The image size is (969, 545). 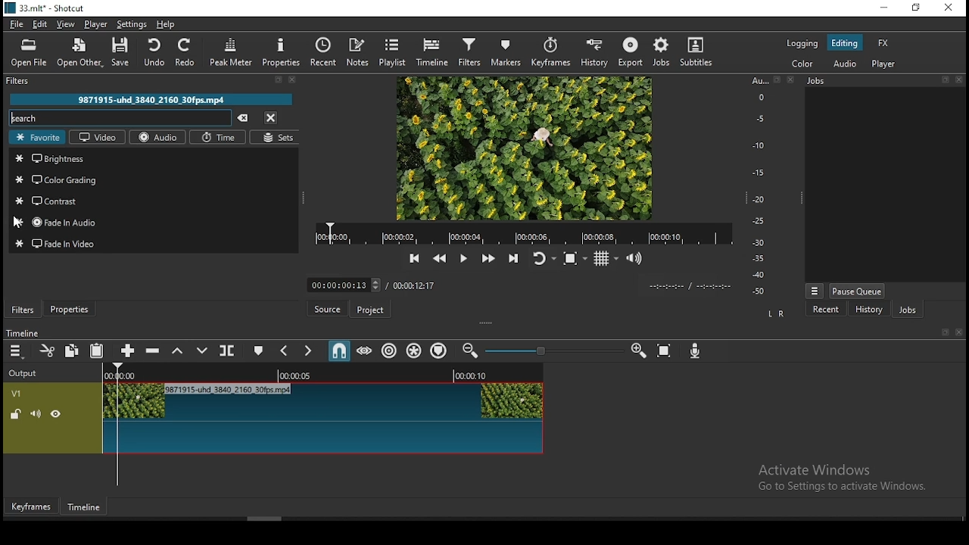 I want to click on -30, so click(x=759, y=241).